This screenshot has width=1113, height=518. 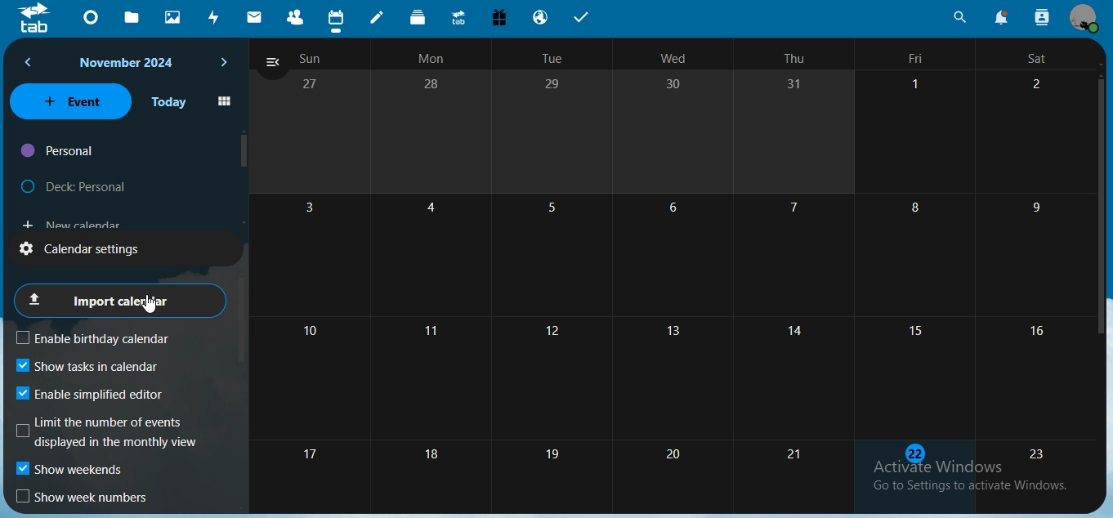 I want to click on event, so click(x=70, y=100).